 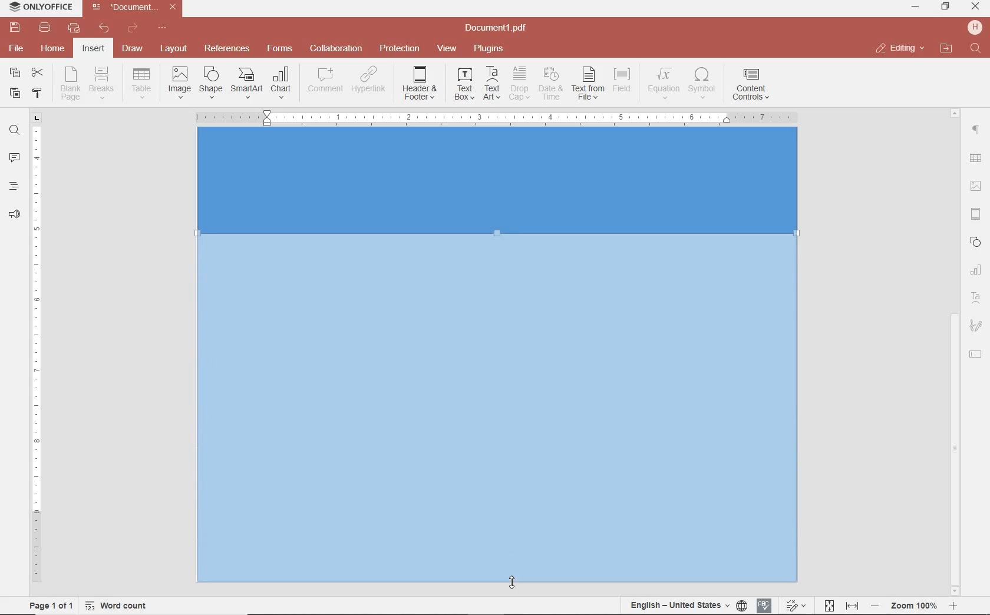 What do you see at coordinates (51, 48) in the screenshot?
I see `home` at bounding box center [51, 48].